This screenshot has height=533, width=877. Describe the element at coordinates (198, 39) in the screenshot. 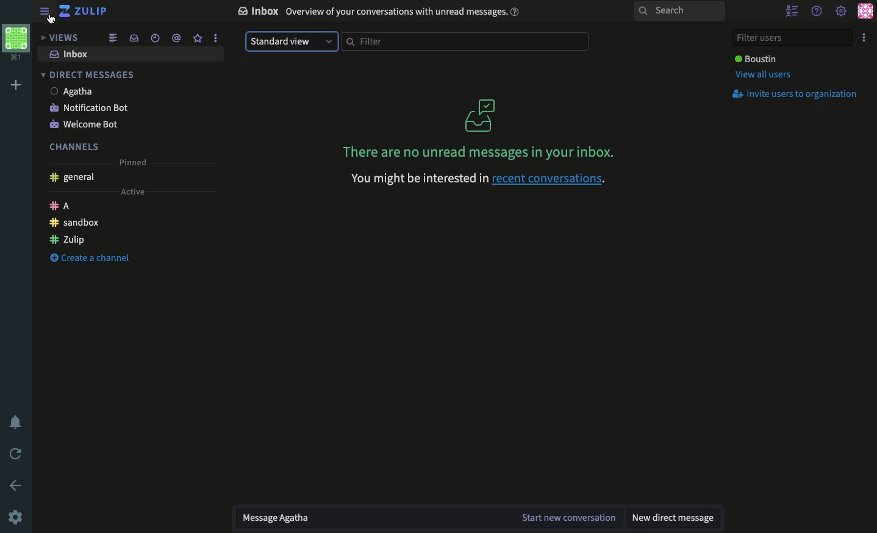

I see `Favorite` at that location.